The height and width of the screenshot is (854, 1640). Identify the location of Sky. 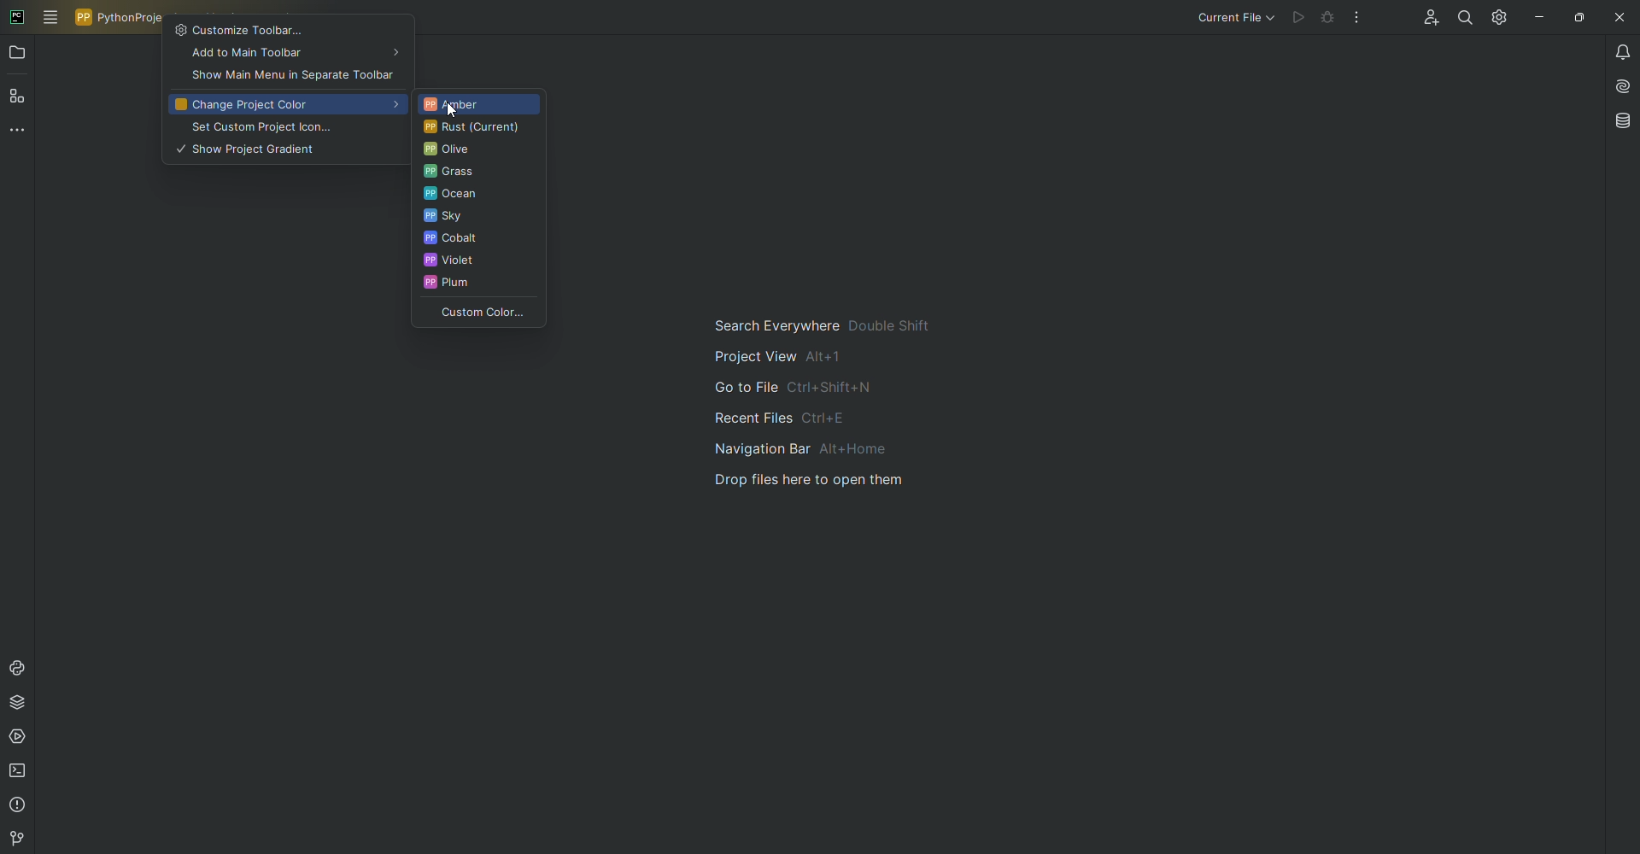
(477, 218).